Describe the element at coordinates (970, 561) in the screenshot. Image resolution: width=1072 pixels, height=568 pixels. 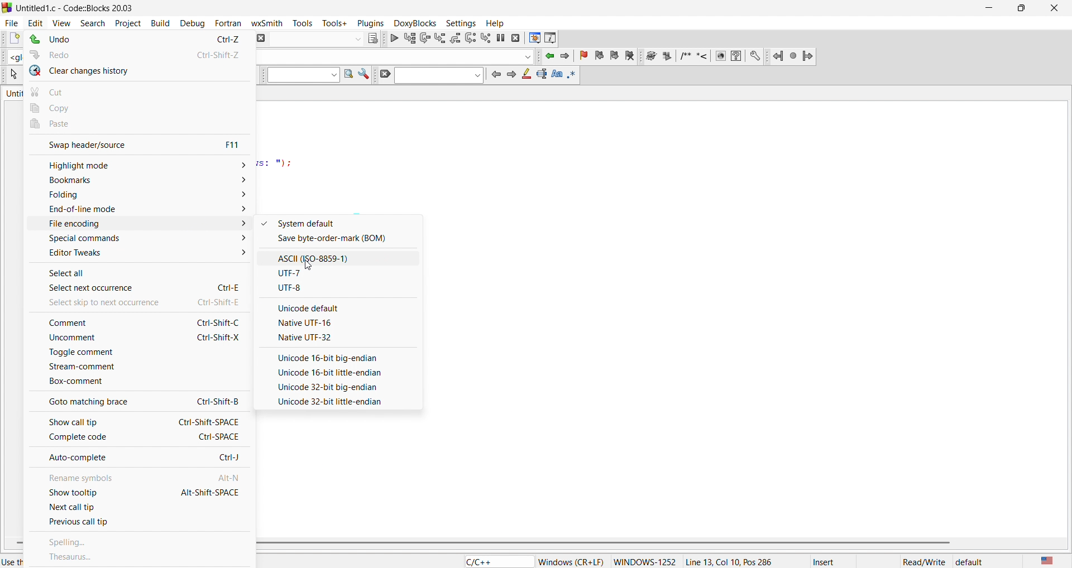
I see `default` at that location.